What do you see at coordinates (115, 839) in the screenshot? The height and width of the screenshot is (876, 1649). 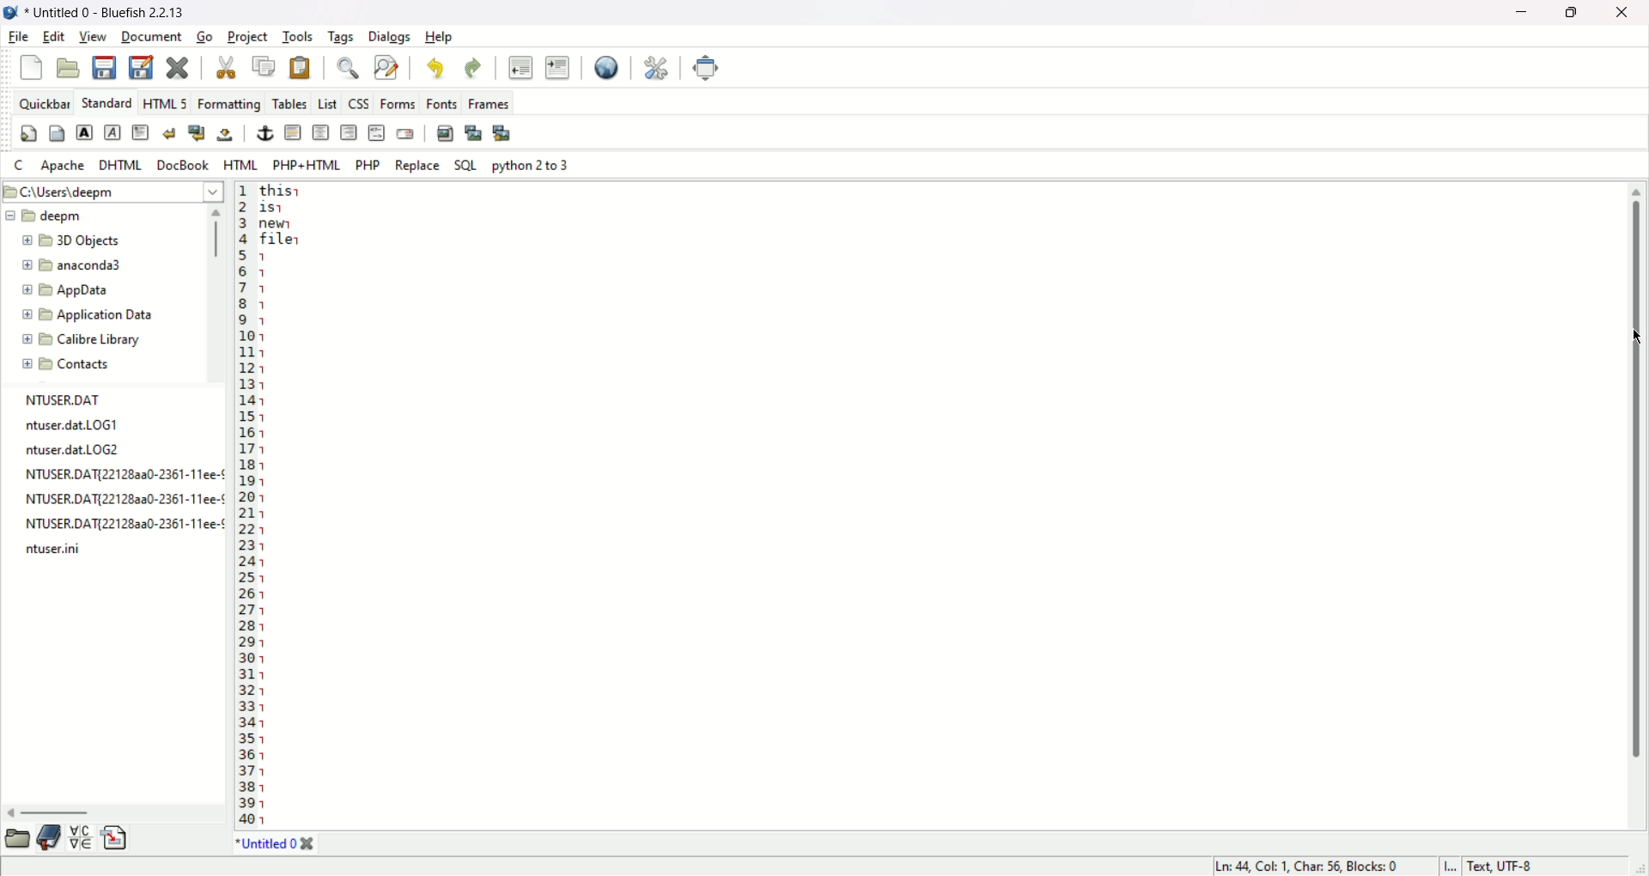 I see `snippets` at bounding box center [115, 839].